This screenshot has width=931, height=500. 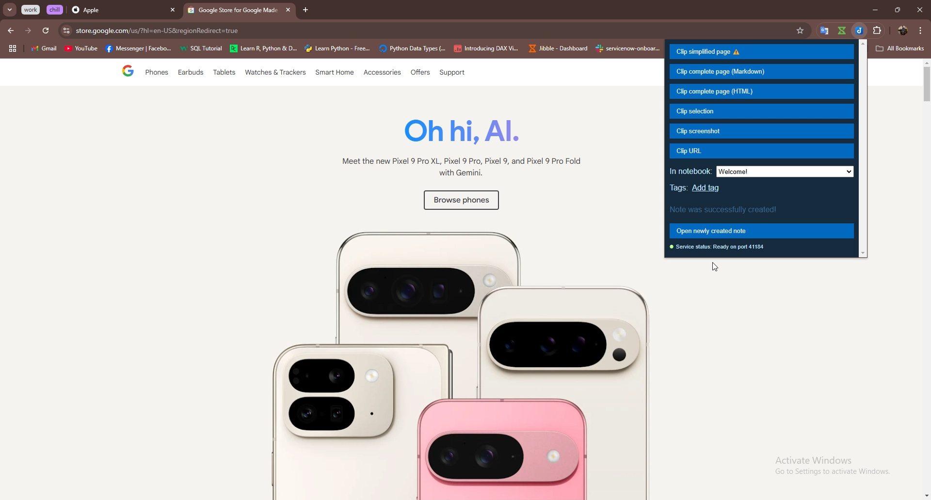 What do you see at coordinates (81, 50) in the screenshot?
I see `YouTube` at bounding box center [81, 50].